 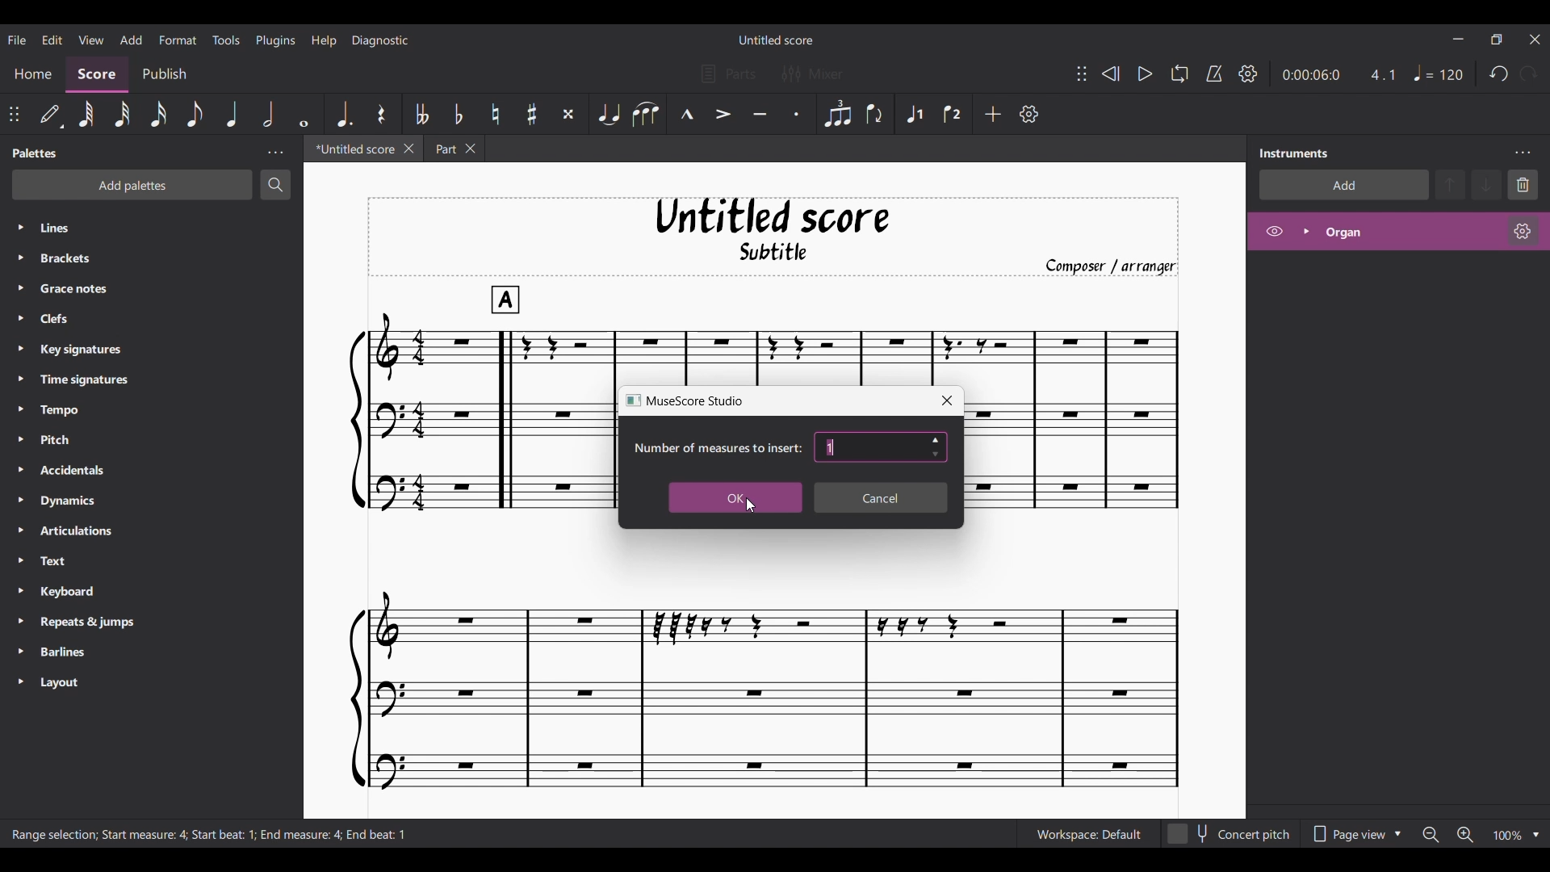 I want to click on Text box to input number of measures, so click(x=870, y=447).